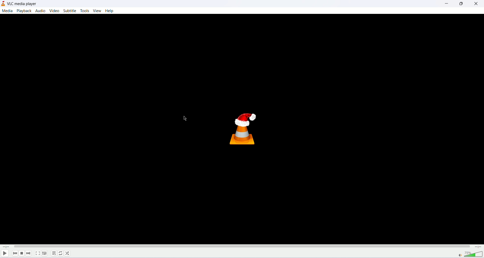  Describe the element at coordinates (26, 4) in the screenshot. I see `VLC media player` at that location.